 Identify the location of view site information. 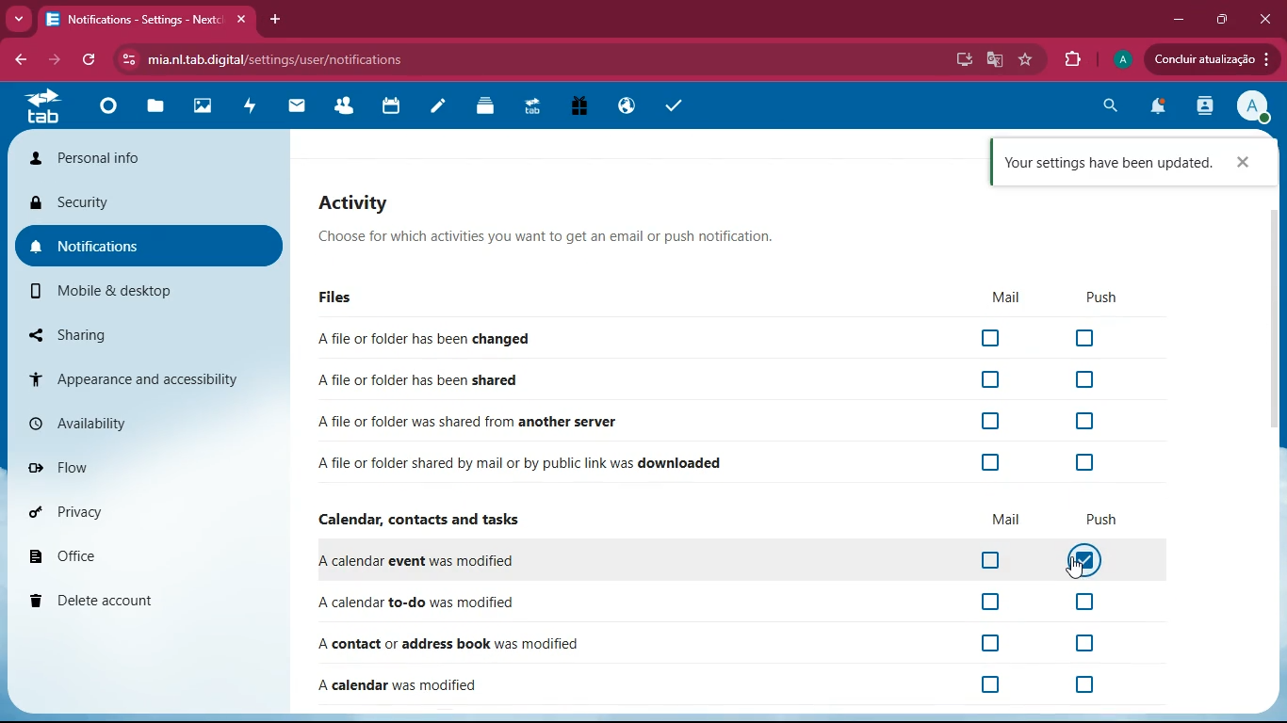
(125, 60).